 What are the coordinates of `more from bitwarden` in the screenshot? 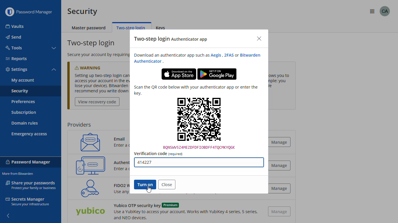 It's located at (17, 174).